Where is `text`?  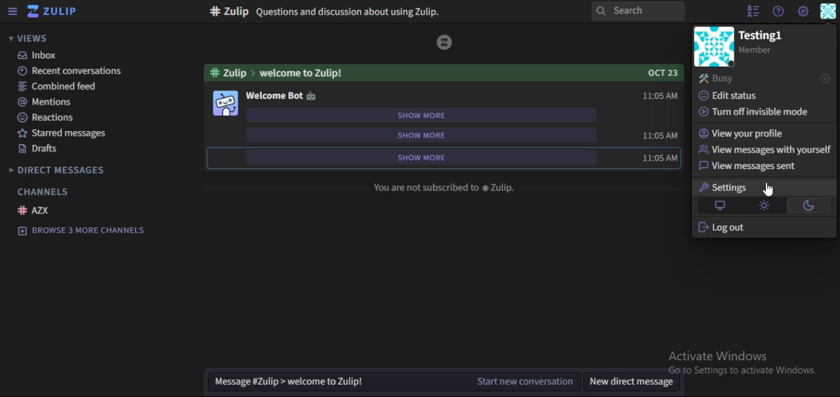 text is located at coordinates (321, 12).